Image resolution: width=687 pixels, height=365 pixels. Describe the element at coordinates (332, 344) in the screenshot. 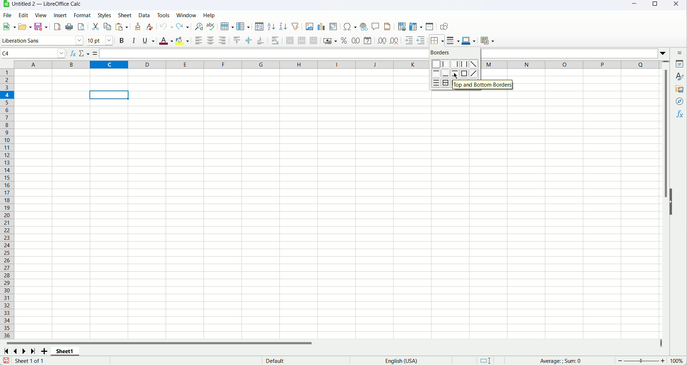

I see `Horizontal scroll bar` at that location.